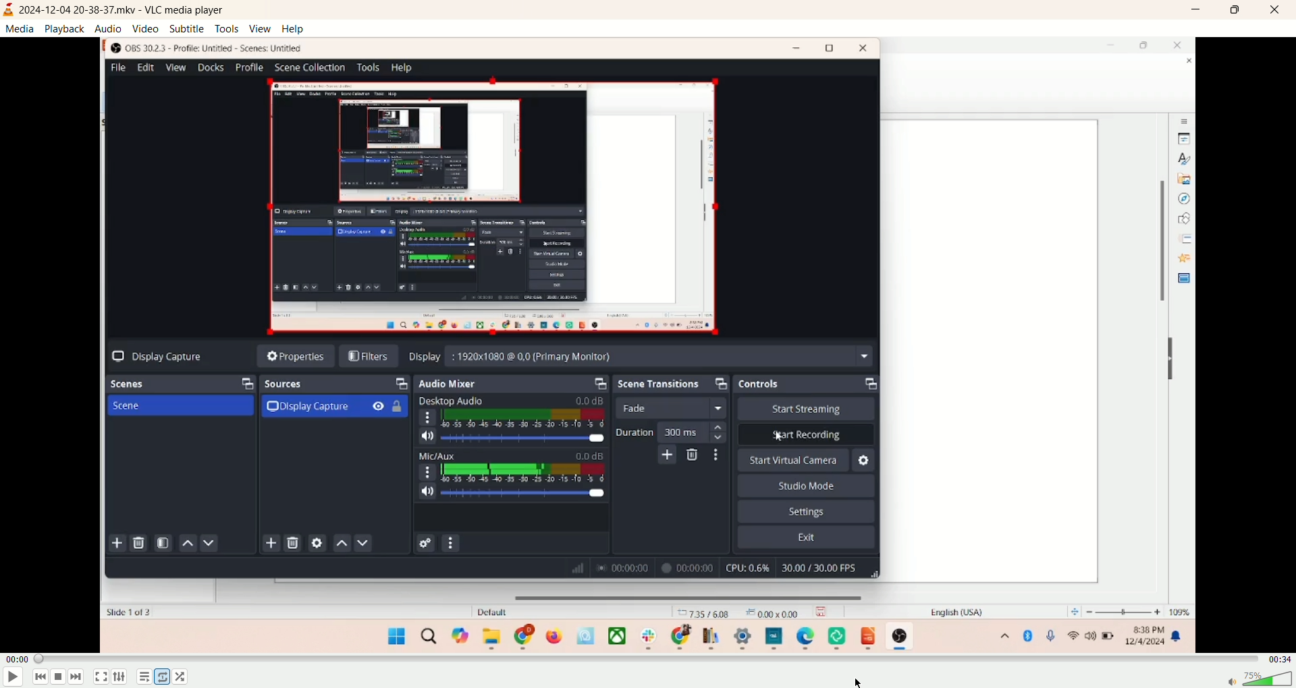 This screenshot has height=688, width=1296. What do you see at coordinates (107, 28) in the screenshot?
I see `audio` at bounding box center [107, 28].